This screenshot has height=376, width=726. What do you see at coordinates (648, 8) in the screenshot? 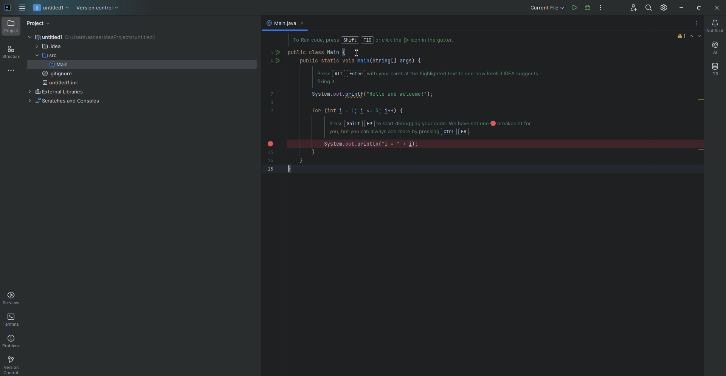
I see `Find` at bounding box center [648, 8].